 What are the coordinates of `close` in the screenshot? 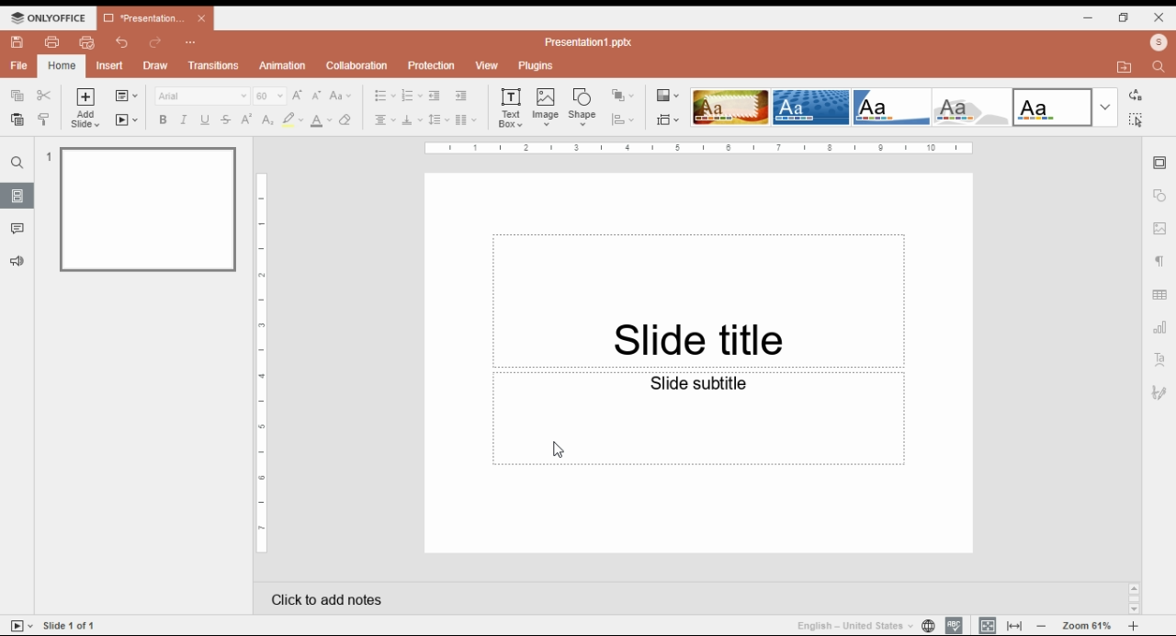 It's located at (1159, 17).